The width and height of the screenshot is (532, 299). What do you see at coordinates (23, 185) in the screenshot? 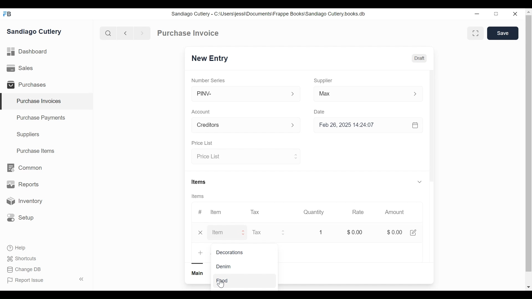
I see `Reports` at bounding box center [23, 185].